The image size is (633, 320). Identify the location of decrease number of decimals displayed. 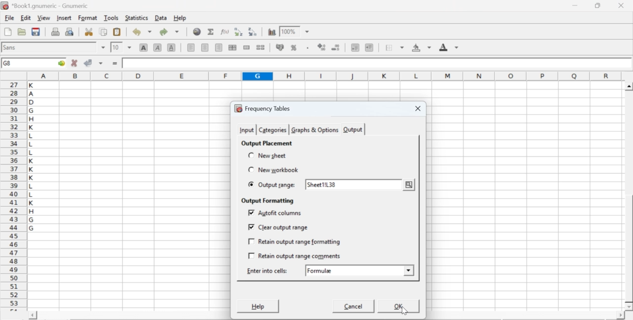
(335, 48).